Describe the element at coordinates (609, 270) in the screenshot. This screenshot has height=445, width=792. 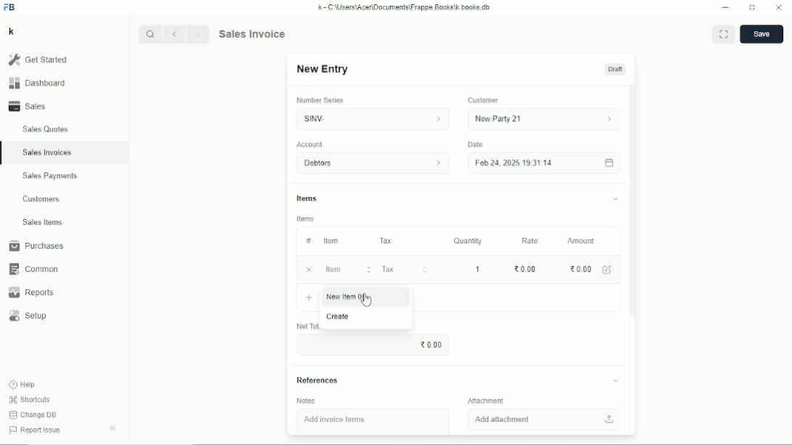
I see `Edit` at that location.